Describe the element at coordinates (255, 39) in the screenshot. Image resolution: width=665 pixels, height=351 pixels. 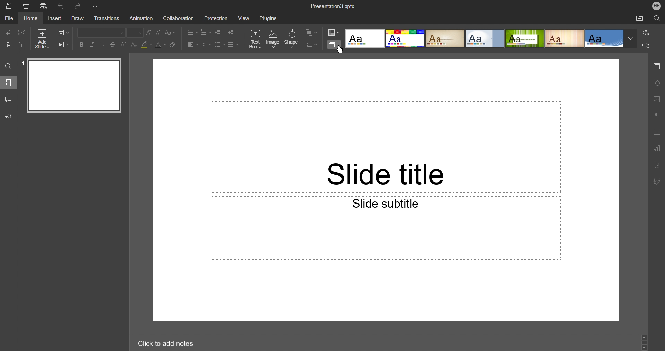
I see `Text Box` at that location.